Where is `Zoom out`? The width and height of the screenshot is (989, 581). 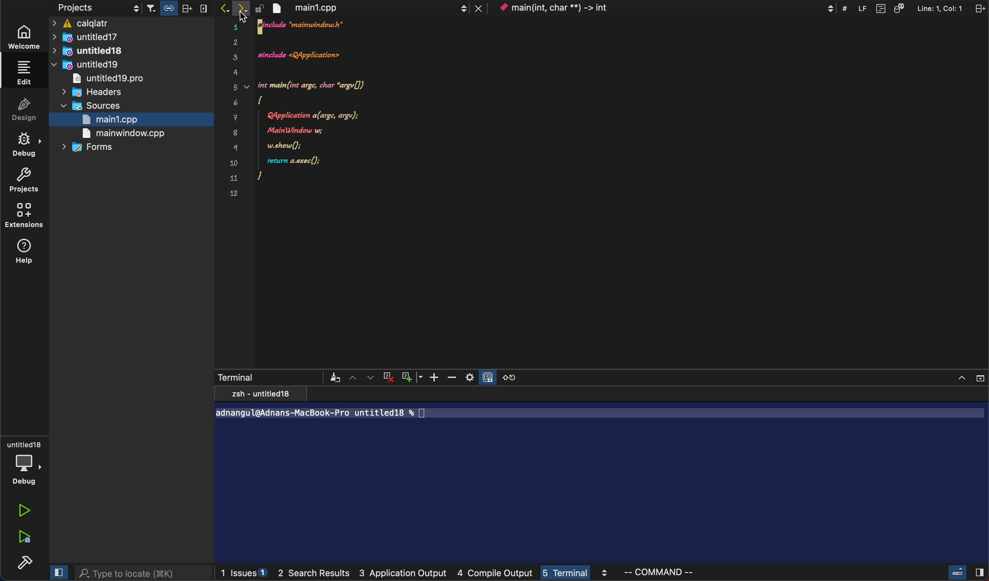
Zoom out is located at coordinates (453, 378).